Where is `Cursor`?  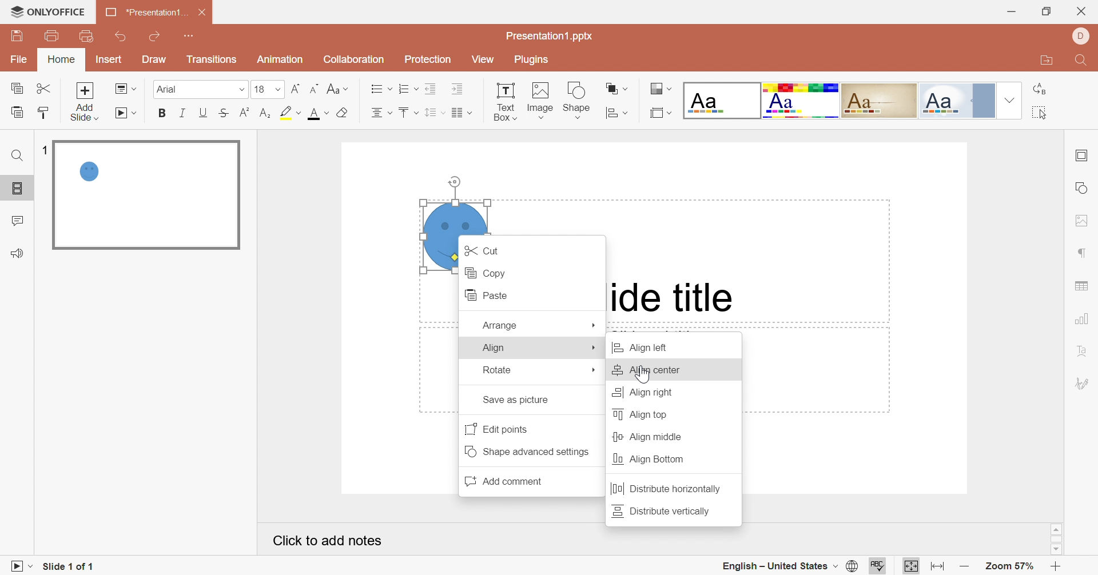 Cursor is located at coordinates (643, 377).